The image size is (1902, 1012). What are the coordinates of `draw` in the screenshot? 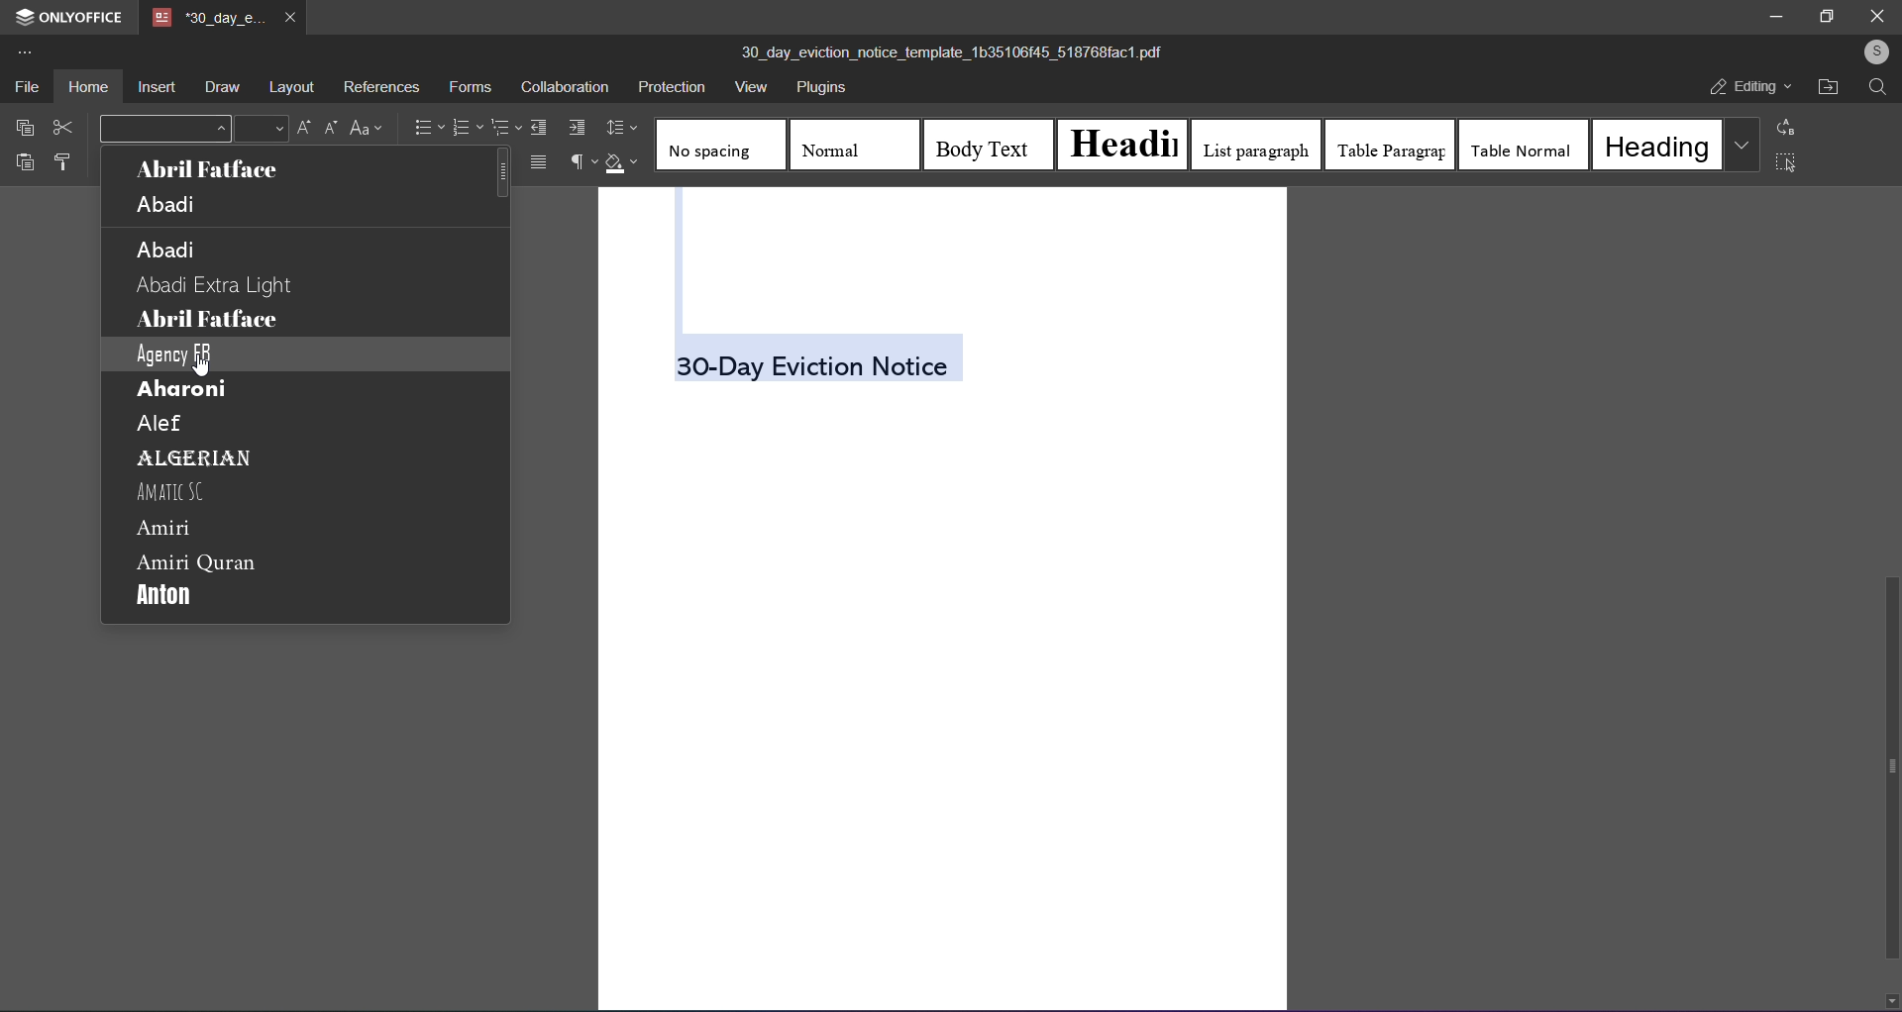 It's located at (220, 87).